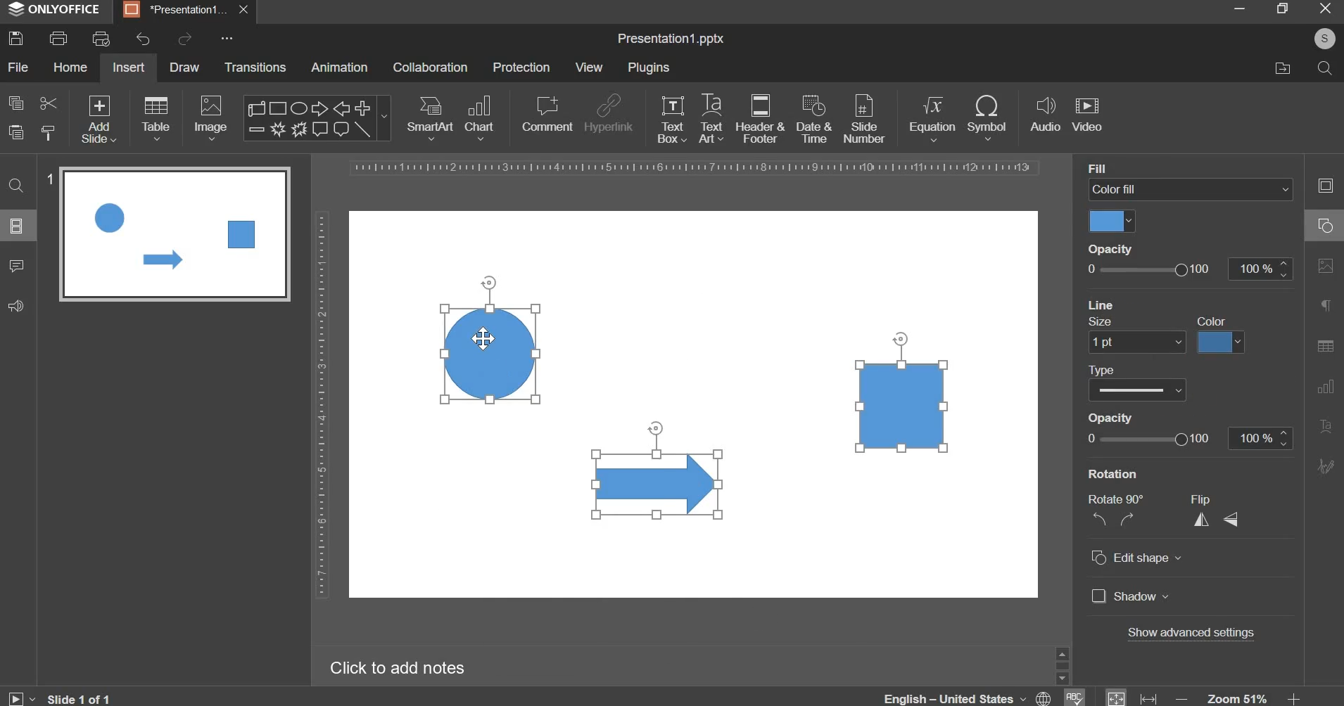 The width and height of the screenshot is (1344, 706). I want to click on rotate, so click(655, 425).